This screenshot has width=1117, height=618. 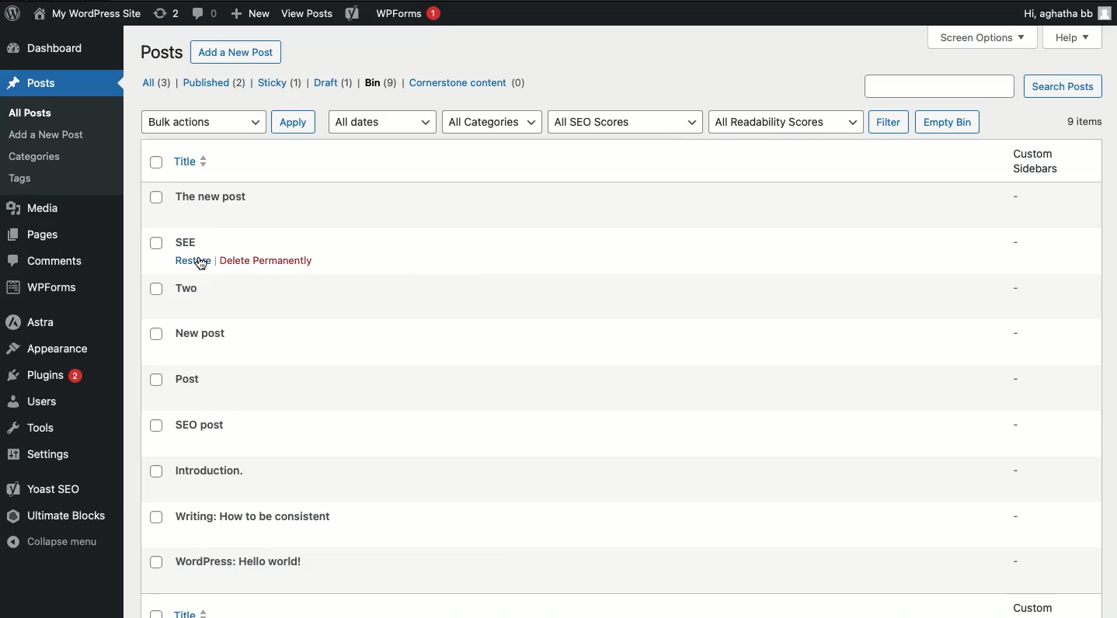 What do you see at coordinates (213, 196) in the screenshot?
I see `Title` at bounding box center [213, 196].